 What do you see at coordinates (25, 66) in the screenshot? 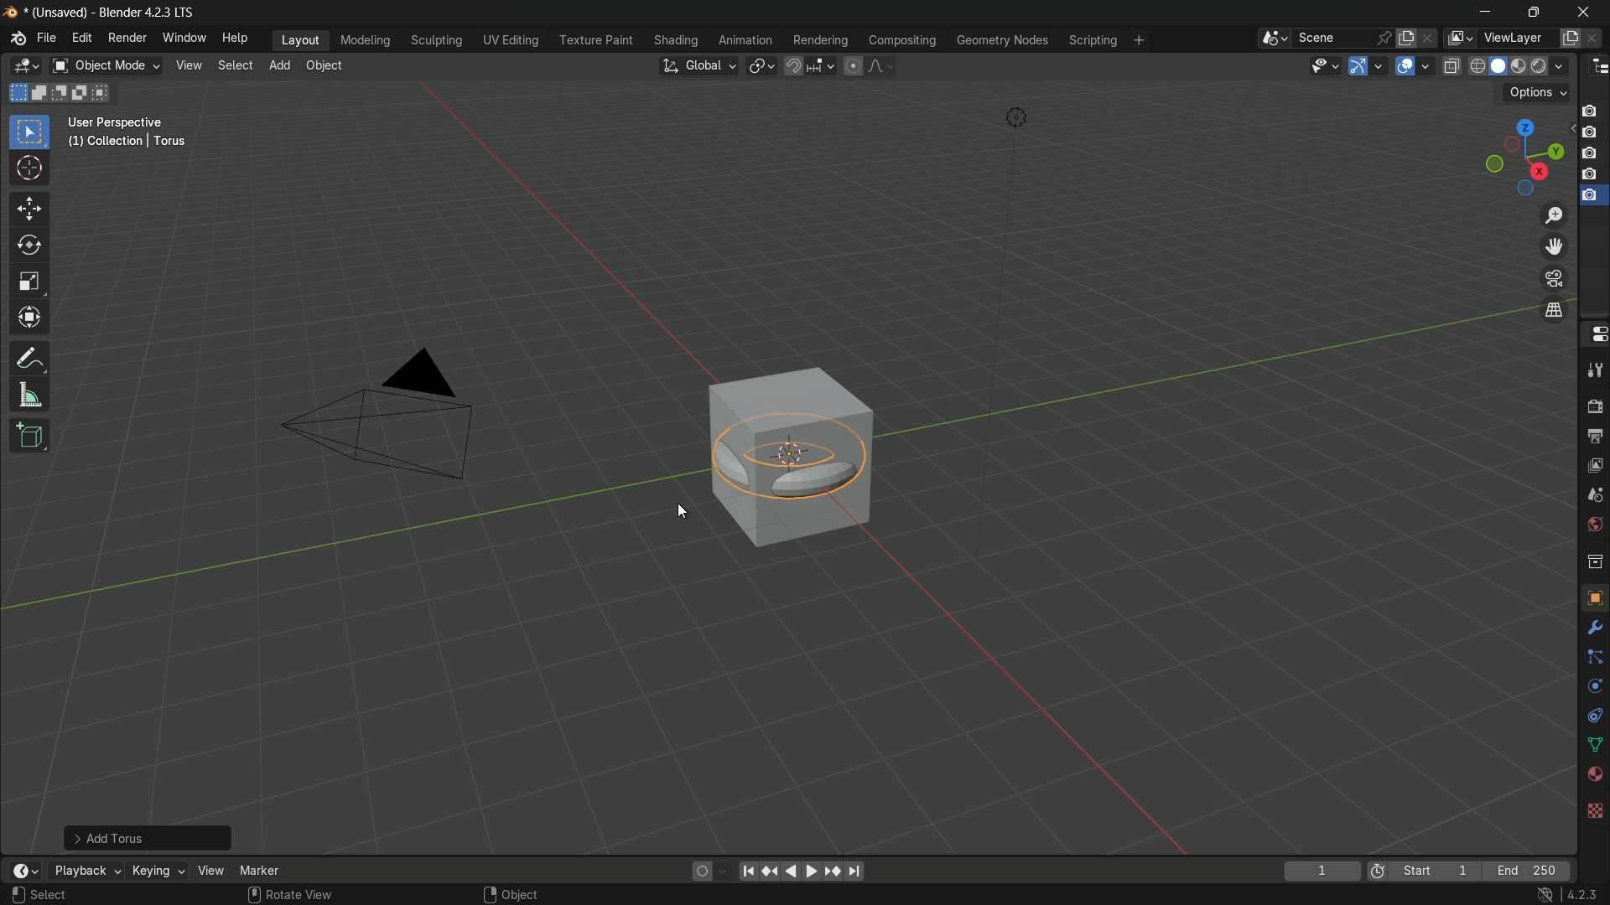
I see `3D viewport` at bounding box center [25, 66].